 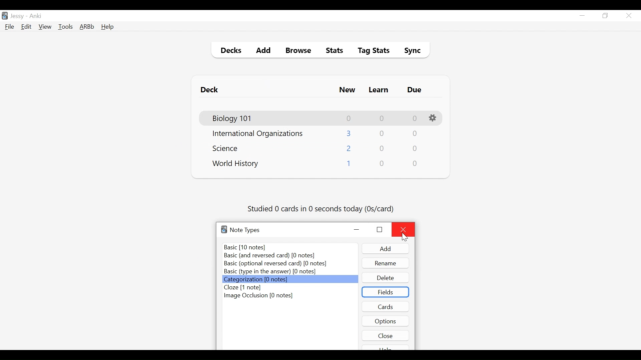 What do you see at coordinates (416, 164) in the screenshot?
I see `Due Card Count` at bounding box center [416, 164].